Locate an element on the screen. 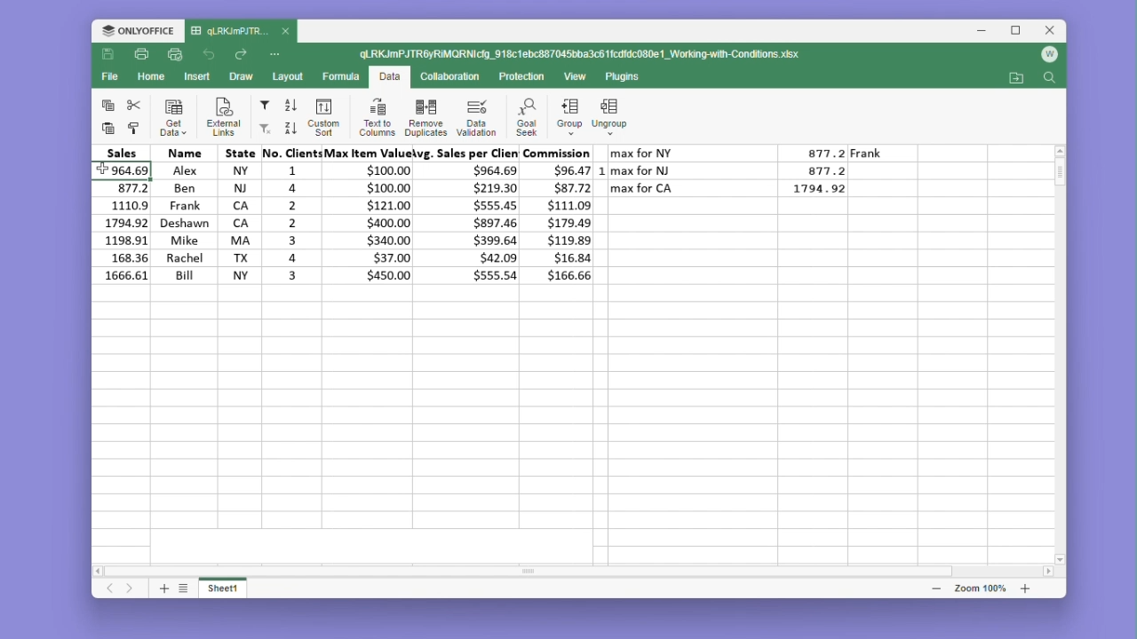   is located at coordinates (575, 76).